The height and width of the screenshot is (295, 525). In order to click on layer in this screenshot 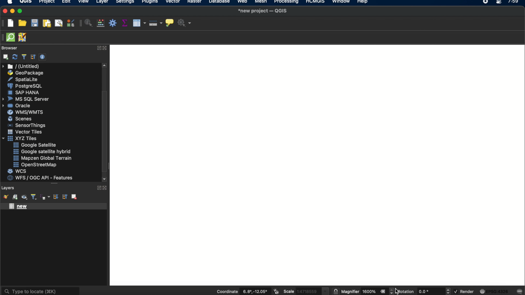, I will do `click(102, 3)`.